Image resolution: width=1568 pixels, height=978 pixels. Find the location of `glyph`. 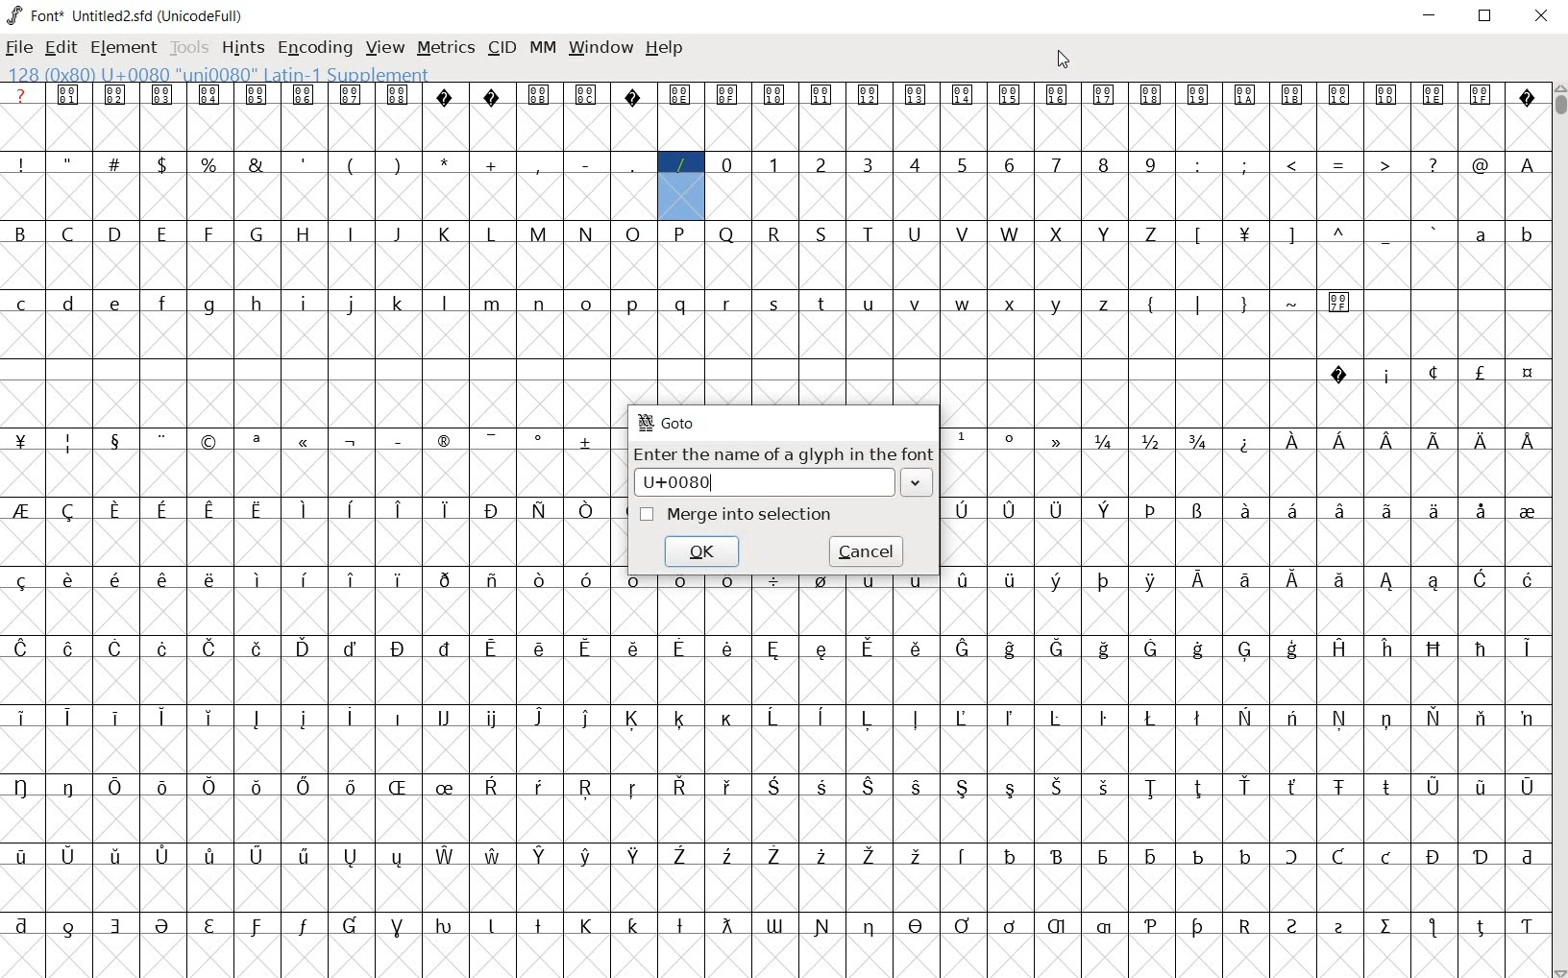

glyph is located at coordinates (869, 96).